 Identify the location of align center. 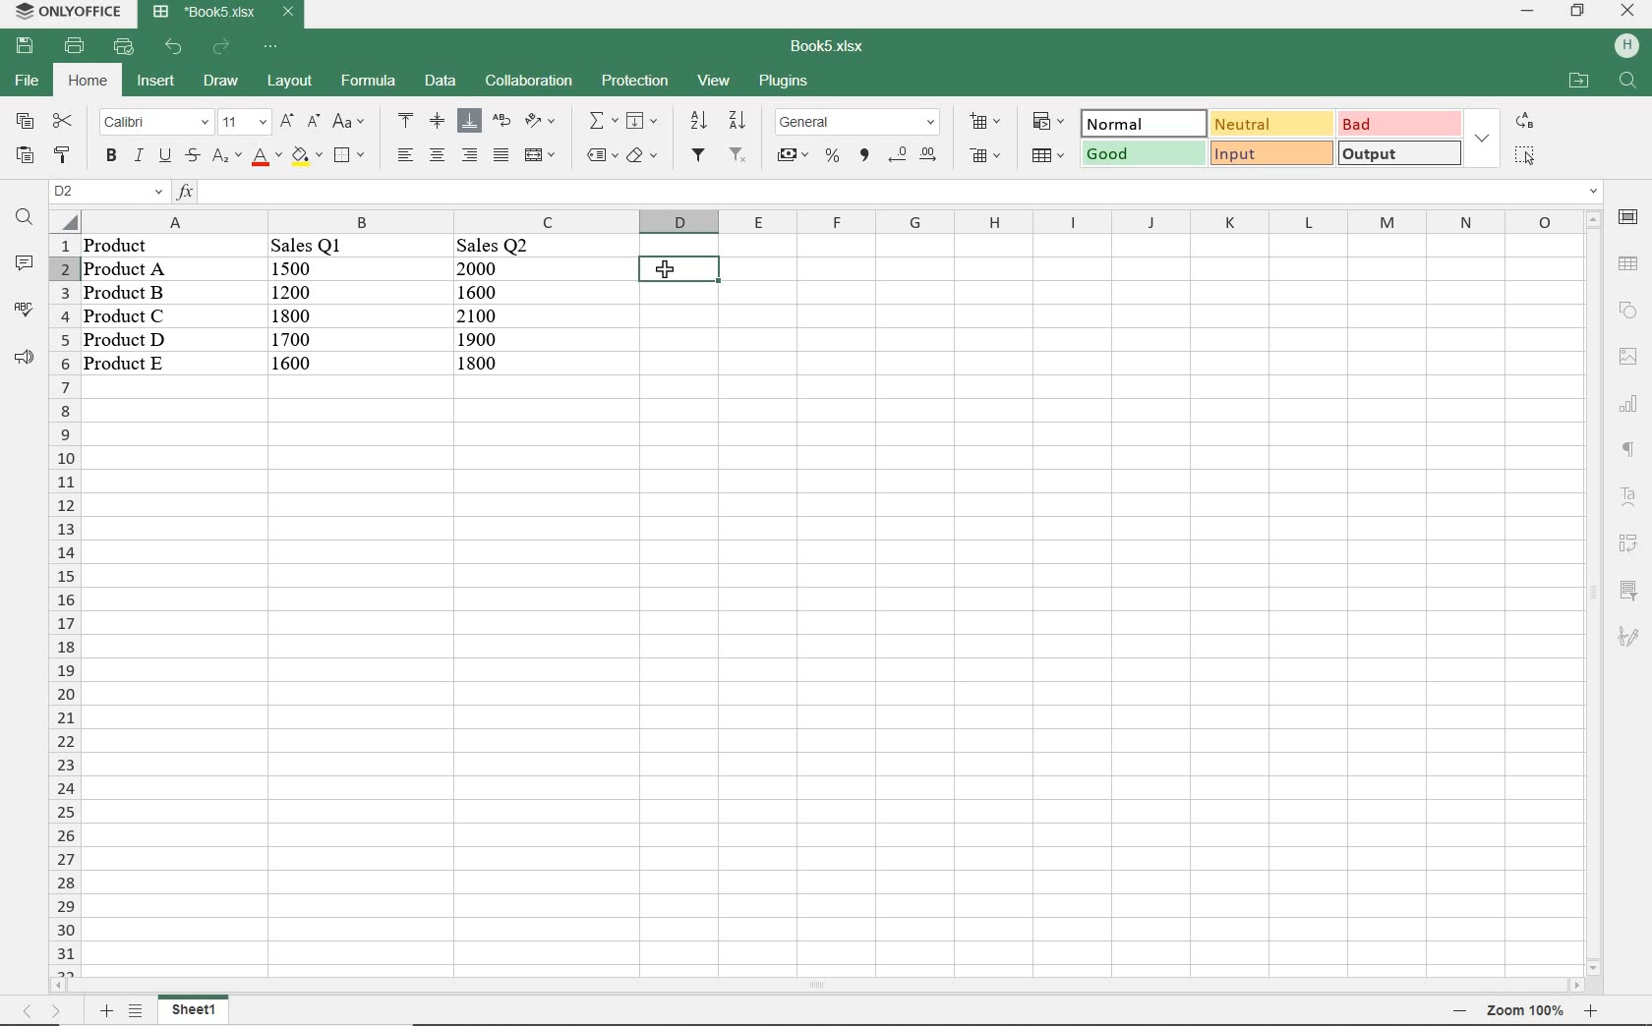
(437, 155).